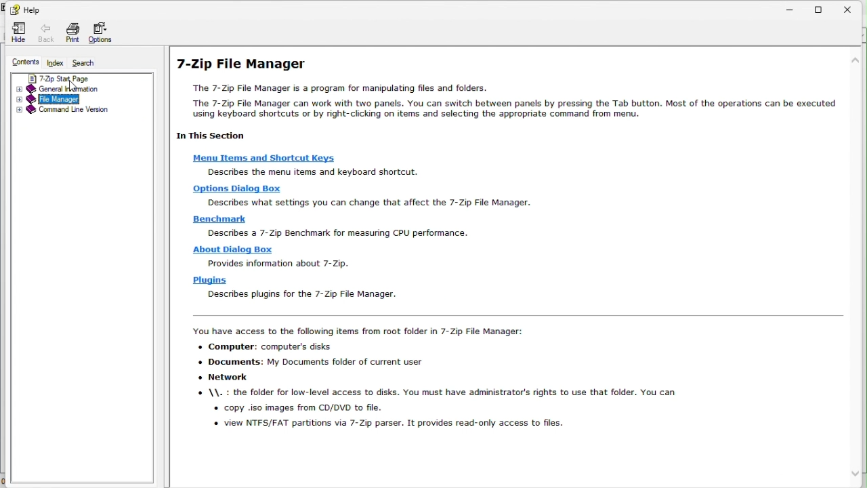  I want to click on You have access to the following items from root folder in 7-Zip File Manager:
+ Computer: computer's disks
+ Documents: My Documents folder of current user
« Network
 \\. : the folder for low-level access to disks. You must have administrator's rights to use that folder. You can
« copy .iso images from CD/DVD to file.
« view NTFS/FAT partitions via 7-Zip parser. It provides read-only access to files., so click(428, 380).